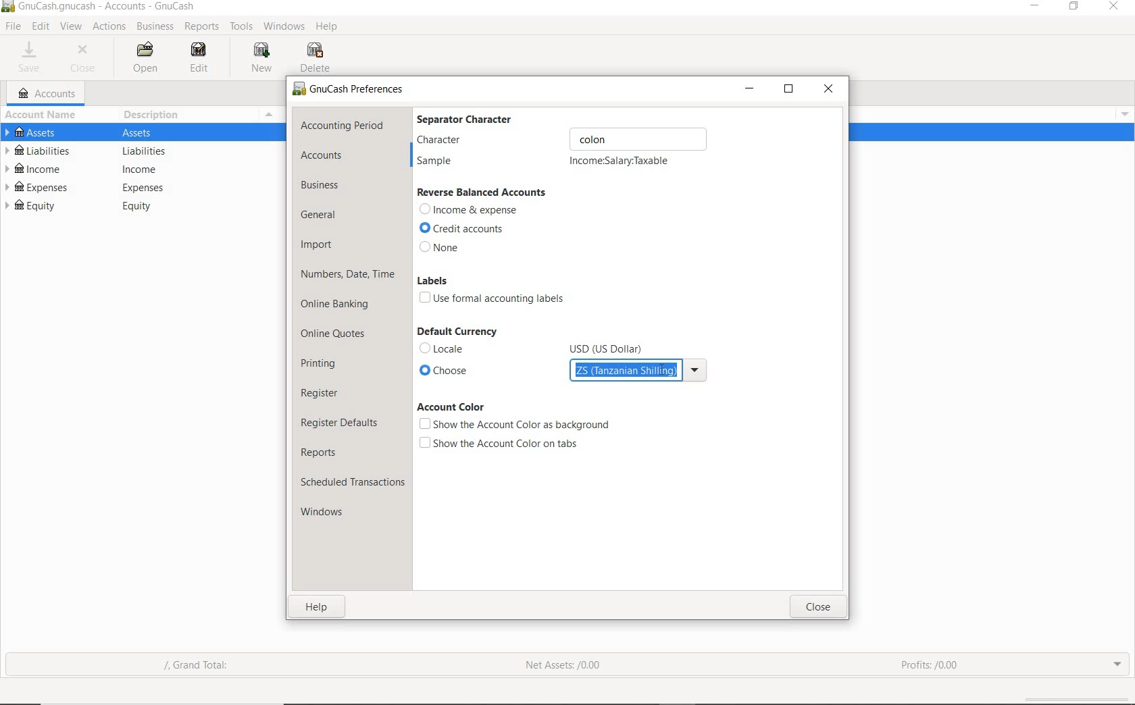 This screenshot has width=1135, height=705. What do you see at coordinates (322, 155) in the screenshot?
I see `accounts` at bounding box center [322, 155].